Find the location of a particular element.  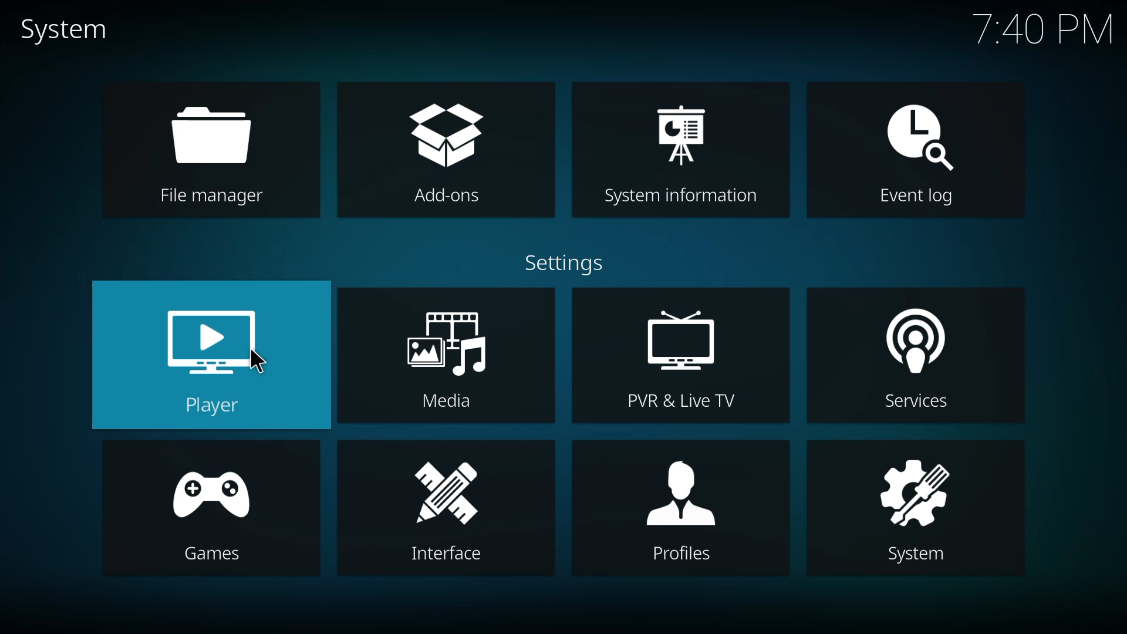

file manager is located at coordinates (212, 156).